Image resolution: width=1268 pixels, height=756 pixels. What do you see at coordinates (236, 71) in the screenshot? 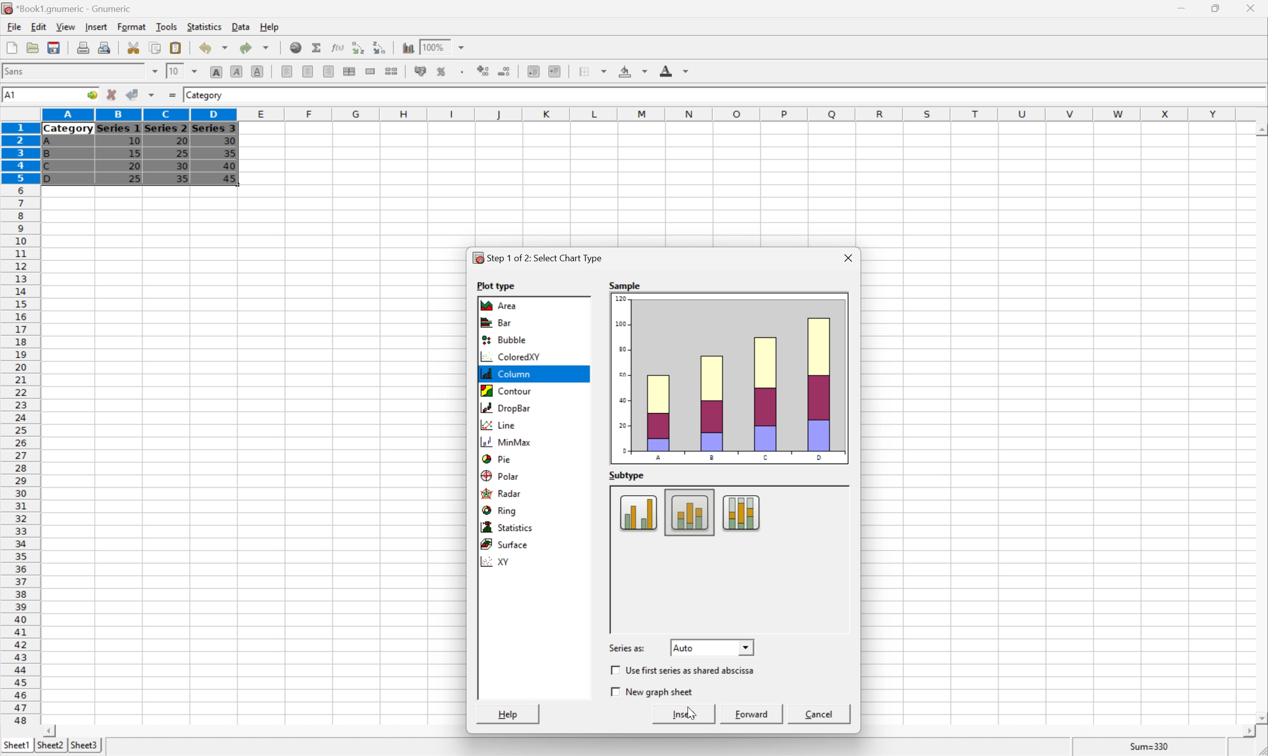
I see `Italic` at bounding box center [236, 71].